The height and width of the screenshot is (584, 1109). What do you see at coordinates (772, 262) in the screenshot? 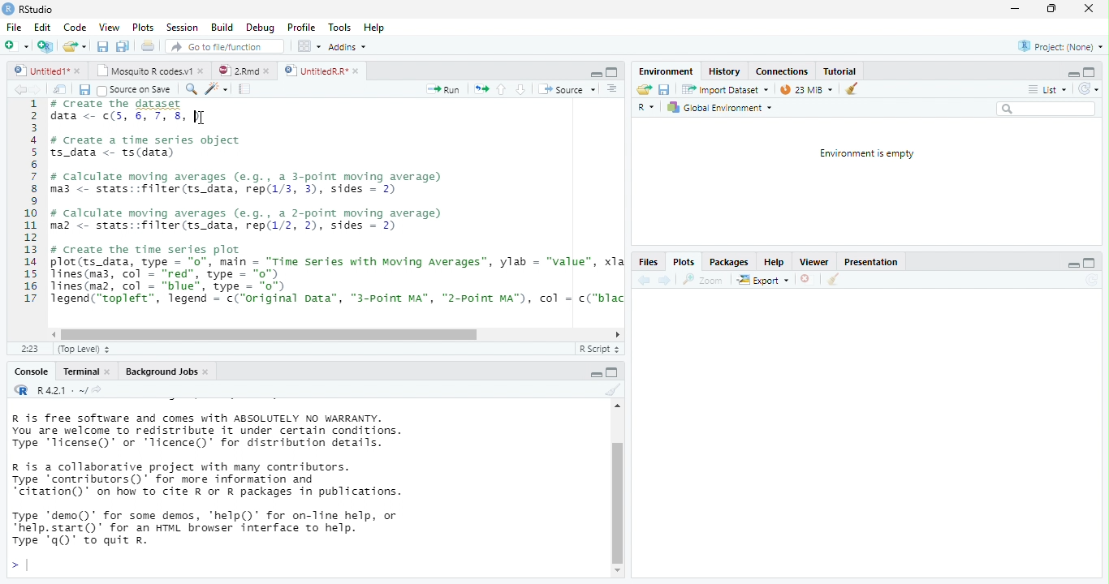
I see `Help` at bounding box center [772, 262].